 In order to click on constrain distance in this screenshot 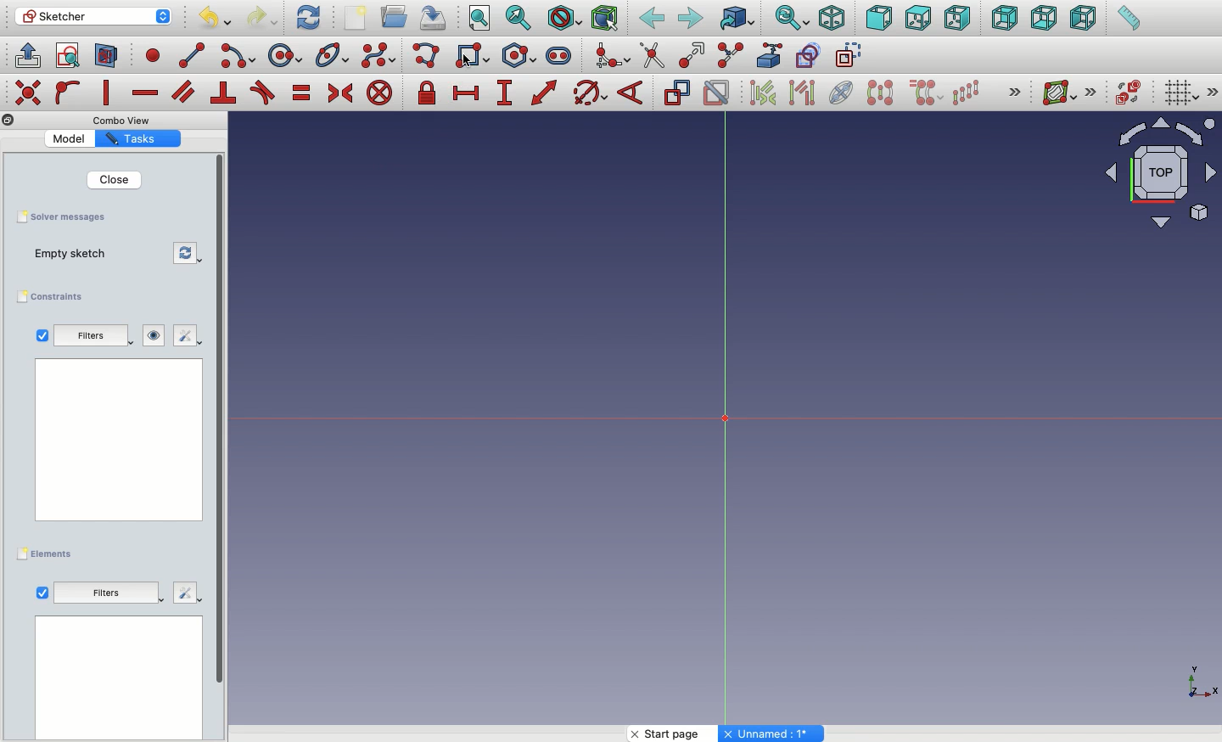, I will do `click(545, 93)`.